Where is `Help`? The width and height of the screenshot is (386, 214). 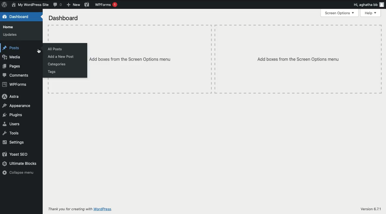 Help is located at coordinates (370, 13).